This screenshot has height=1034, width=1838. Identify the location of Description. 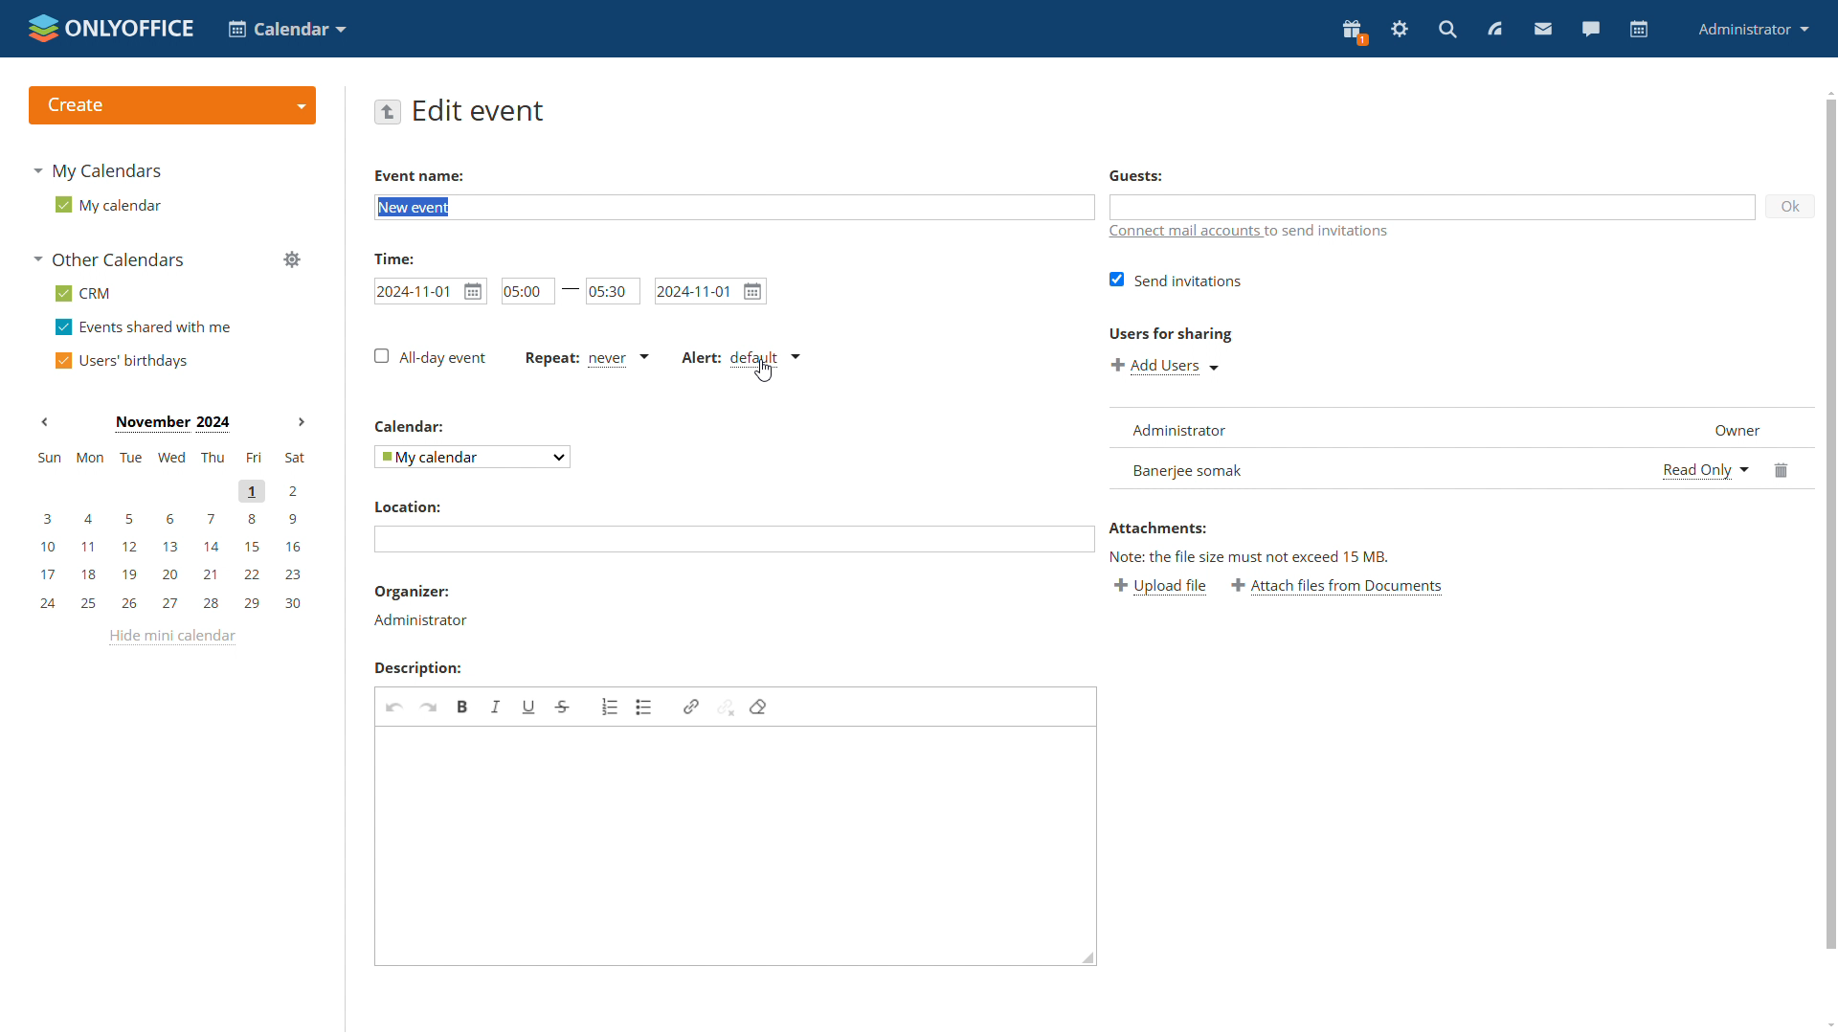
(418, 667).